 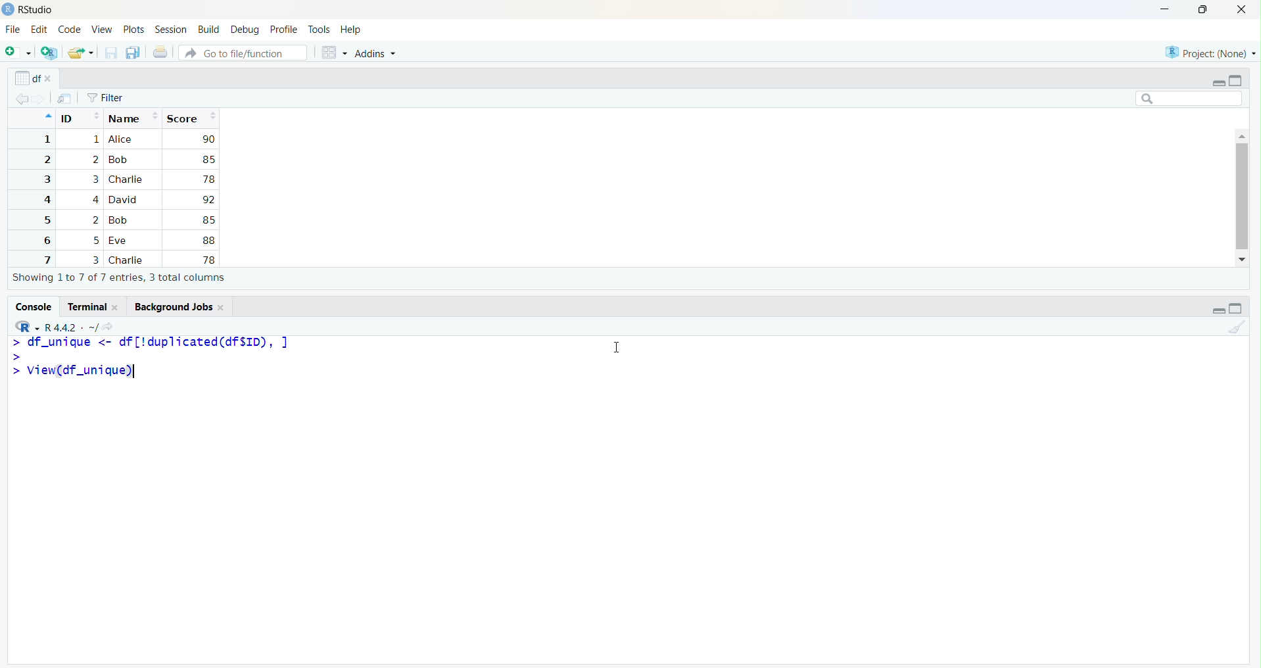 What do you see at coordinates (81, 53) in the screenshot?
I see `open file` at bounding box center [81, 53].